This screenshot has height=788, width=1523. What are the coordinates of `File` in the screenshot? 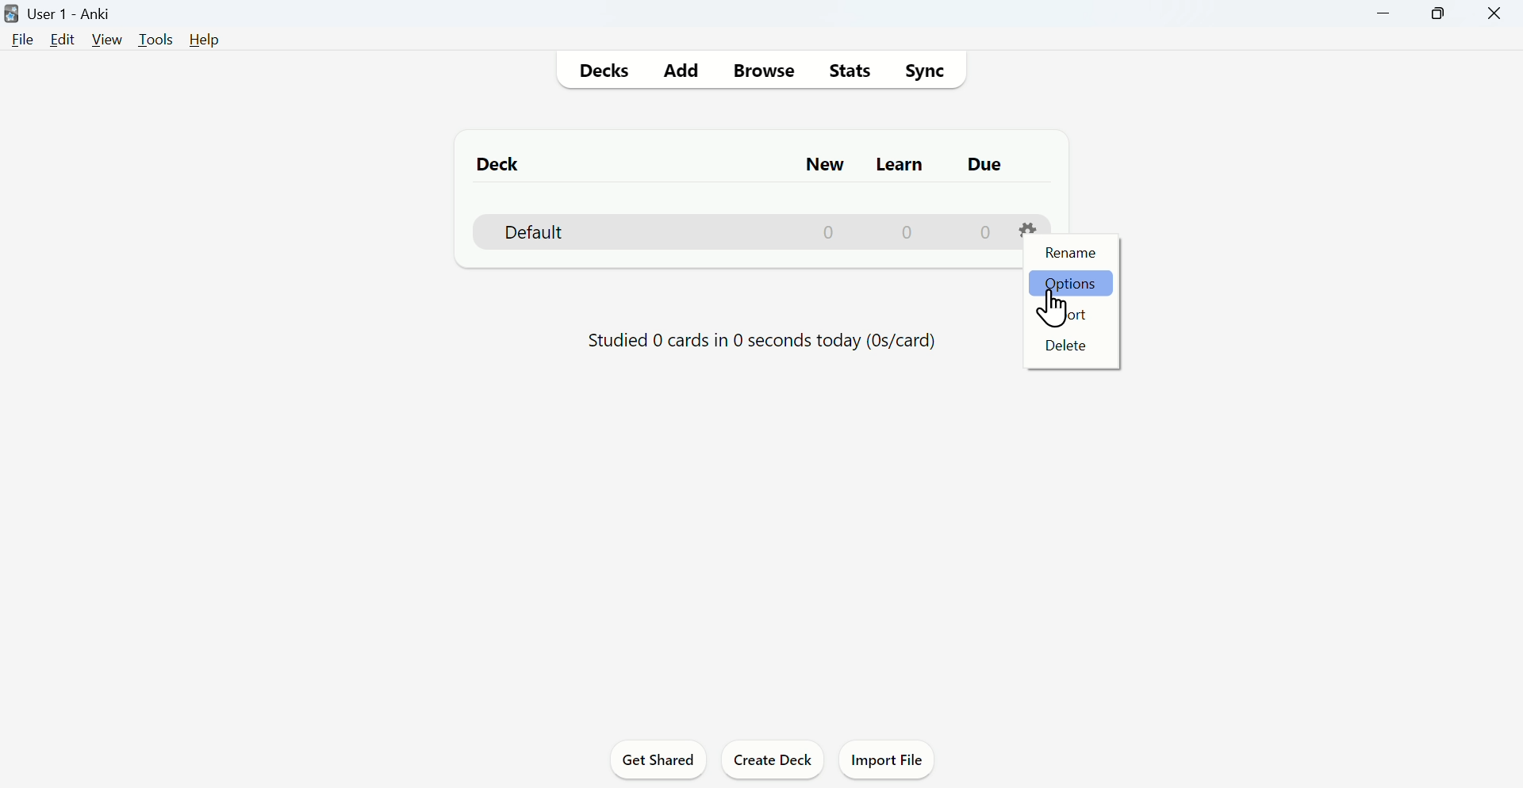 It's located at (20, 40).